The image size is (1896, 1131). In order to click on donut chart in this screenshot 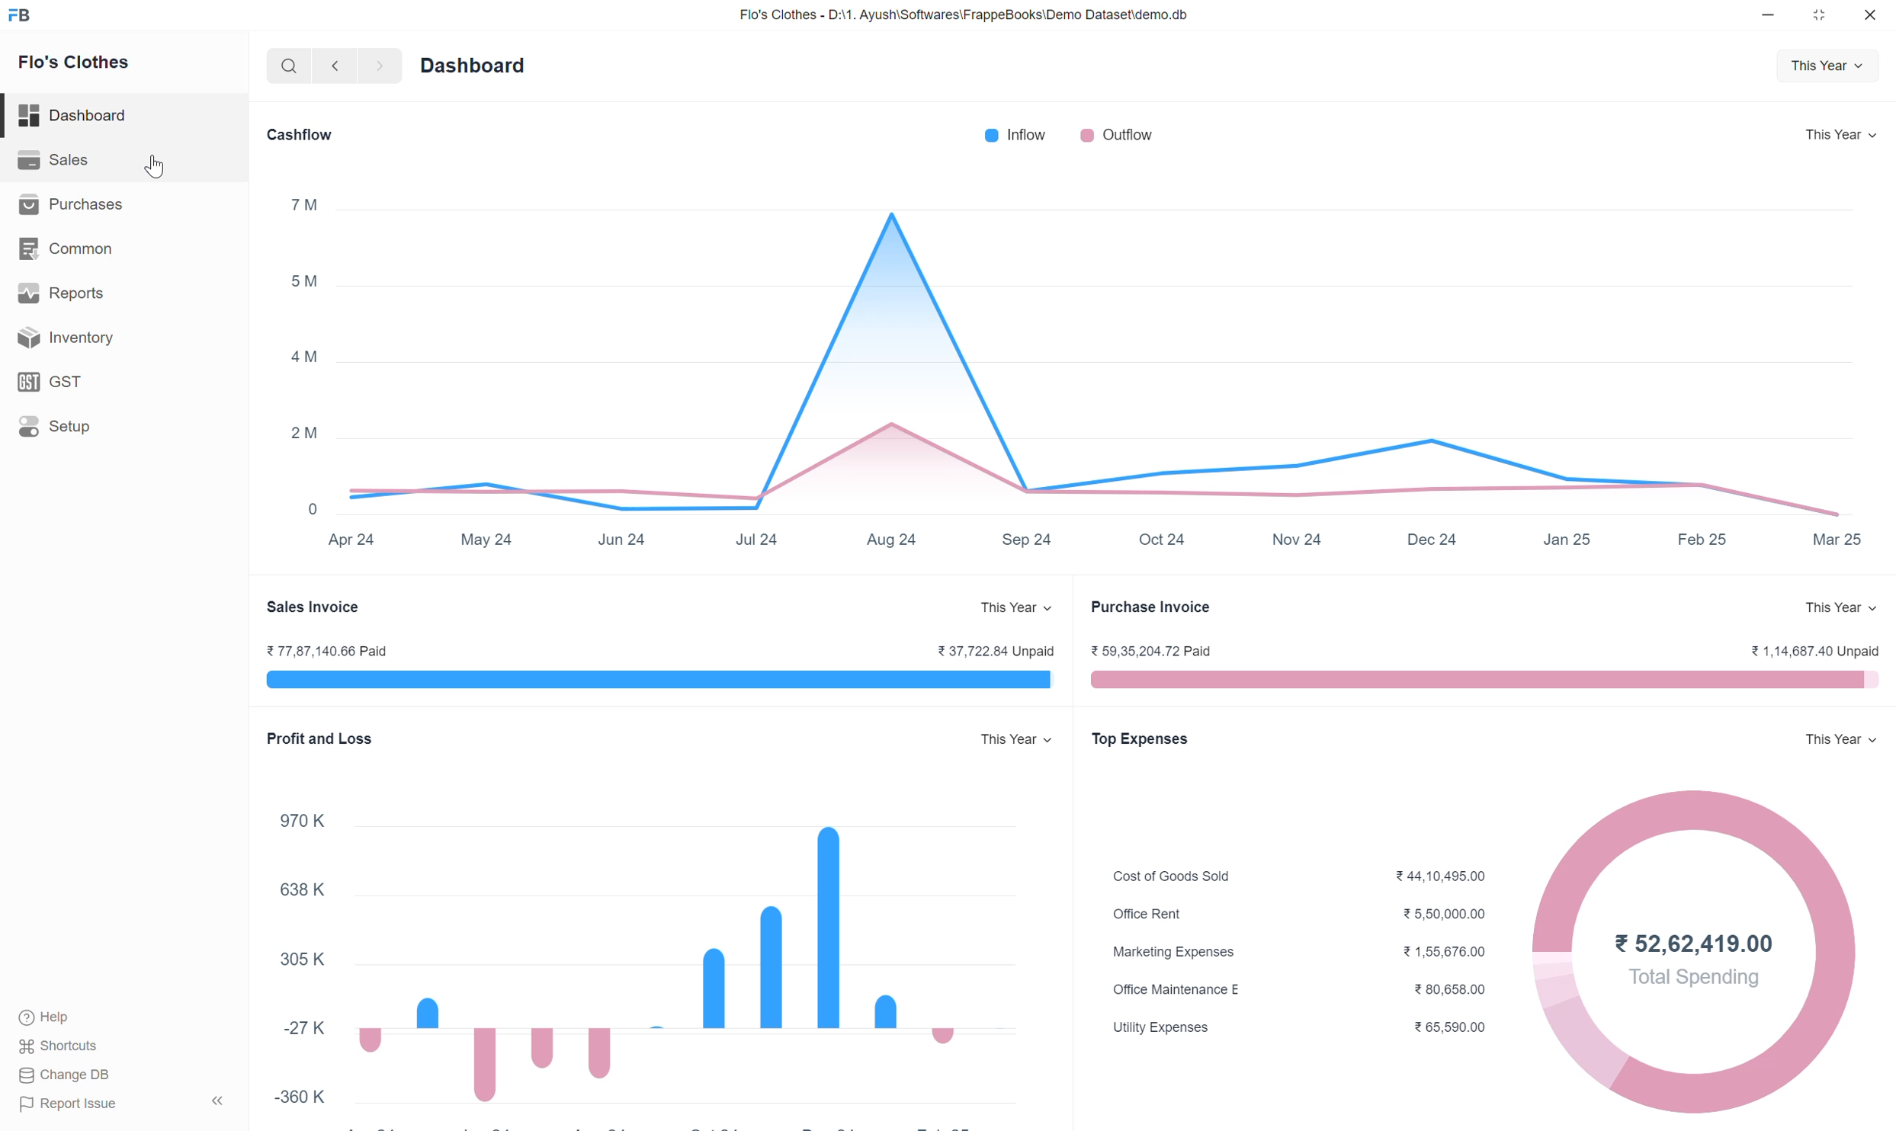, I will do `click(1699, 1057)`.